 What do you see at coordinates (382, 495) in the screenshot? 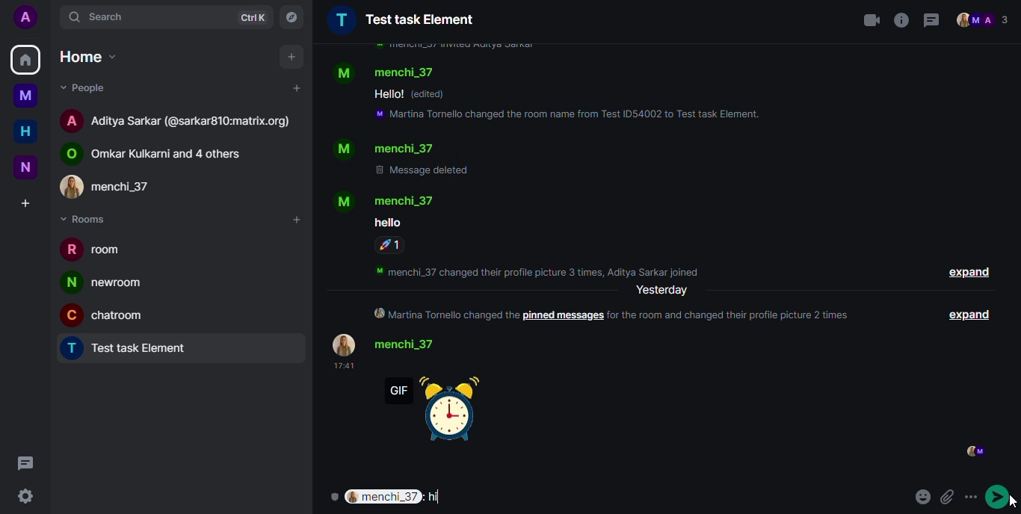
I see `user selected` at bounding box center [382, 495].